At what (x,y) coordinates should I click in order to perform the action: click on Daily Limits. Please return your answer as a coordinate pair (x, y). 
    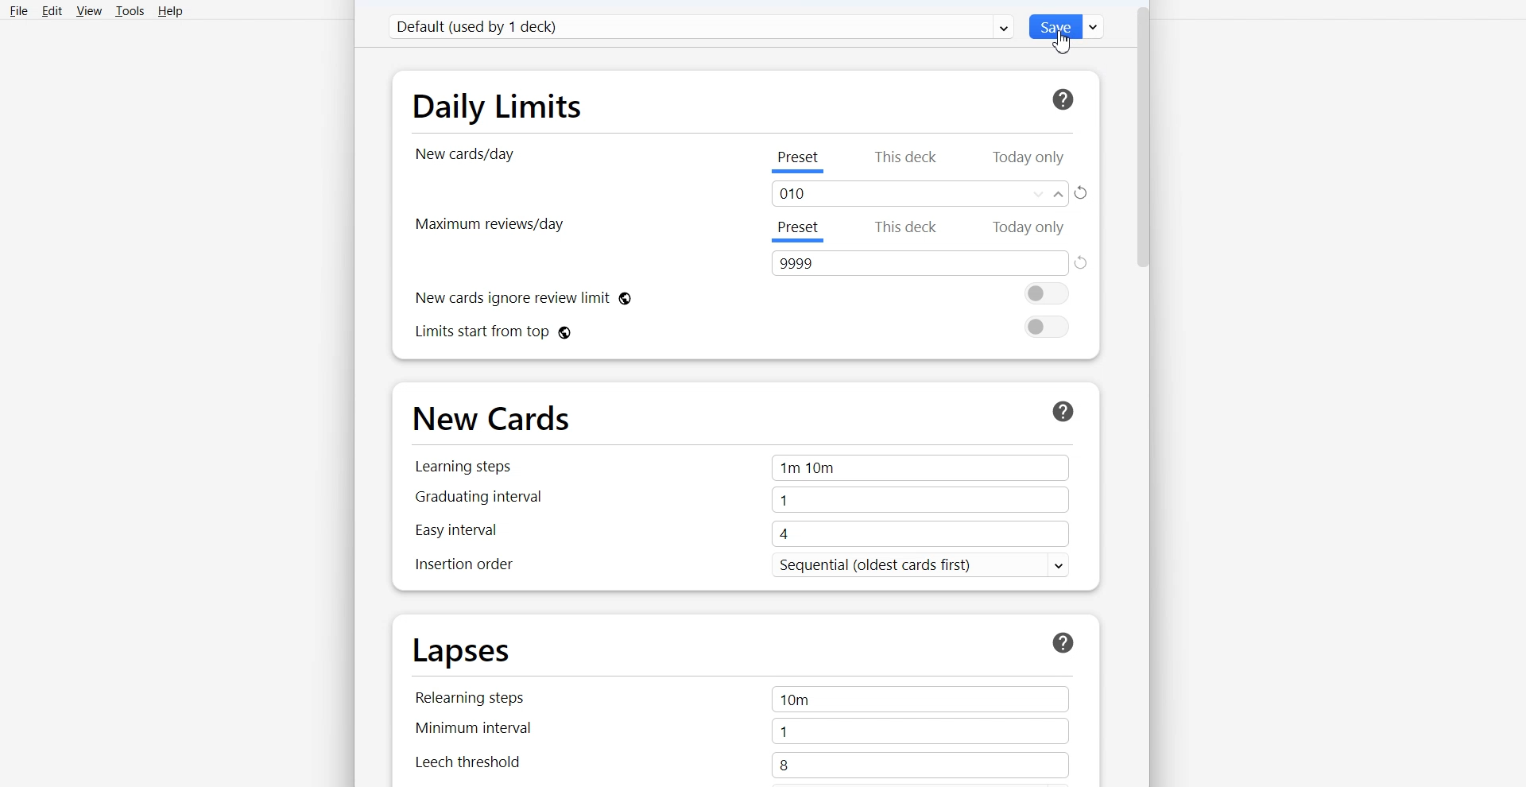
    Looking at the image, I should click on (497, 103).